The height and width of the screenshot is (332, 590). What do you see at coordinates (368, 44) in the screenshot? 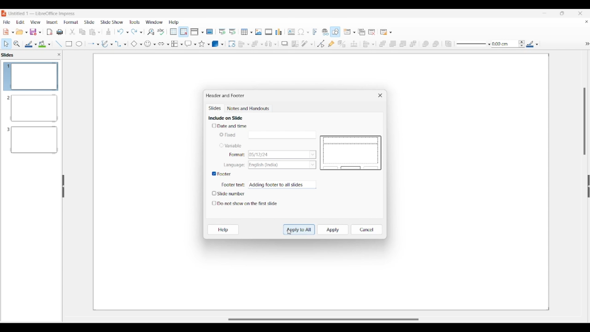
I see `Align objects` at bounding box center [368, 44].